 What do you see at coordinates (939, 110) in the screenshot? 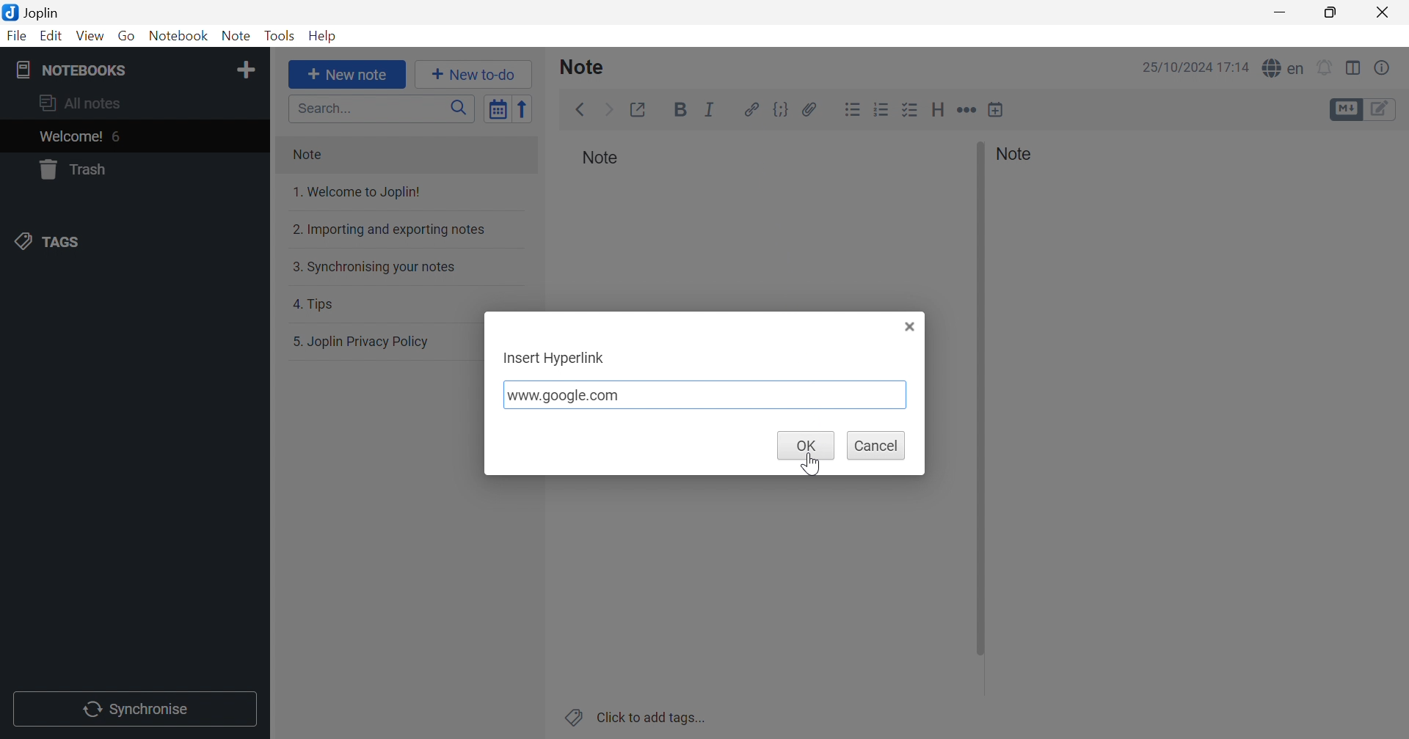
I see `Heading` at bounding box center [939, 110].